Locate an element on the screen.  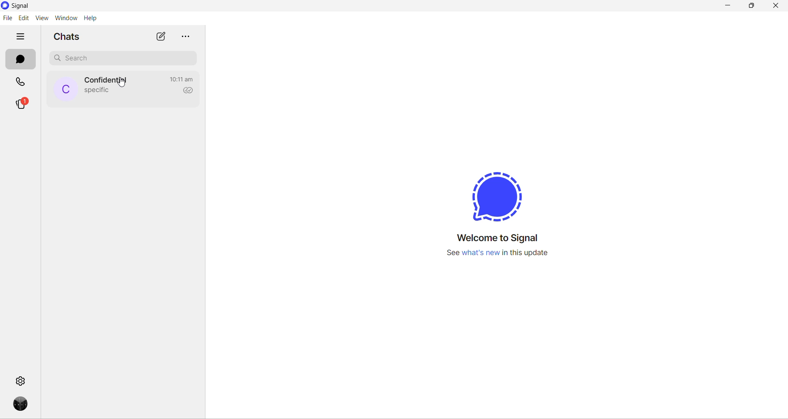
profile picture is located at coordinates (67, 90).